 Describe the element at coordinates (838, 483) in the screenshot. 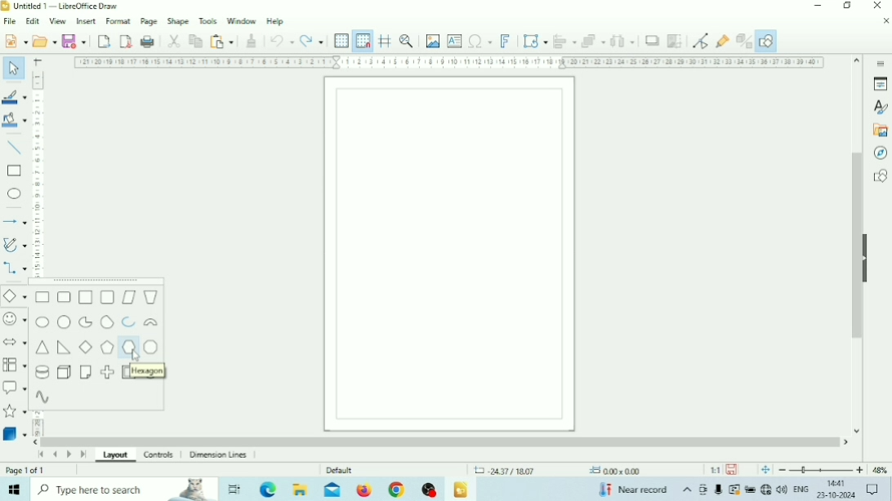

I see `Time` at that location.